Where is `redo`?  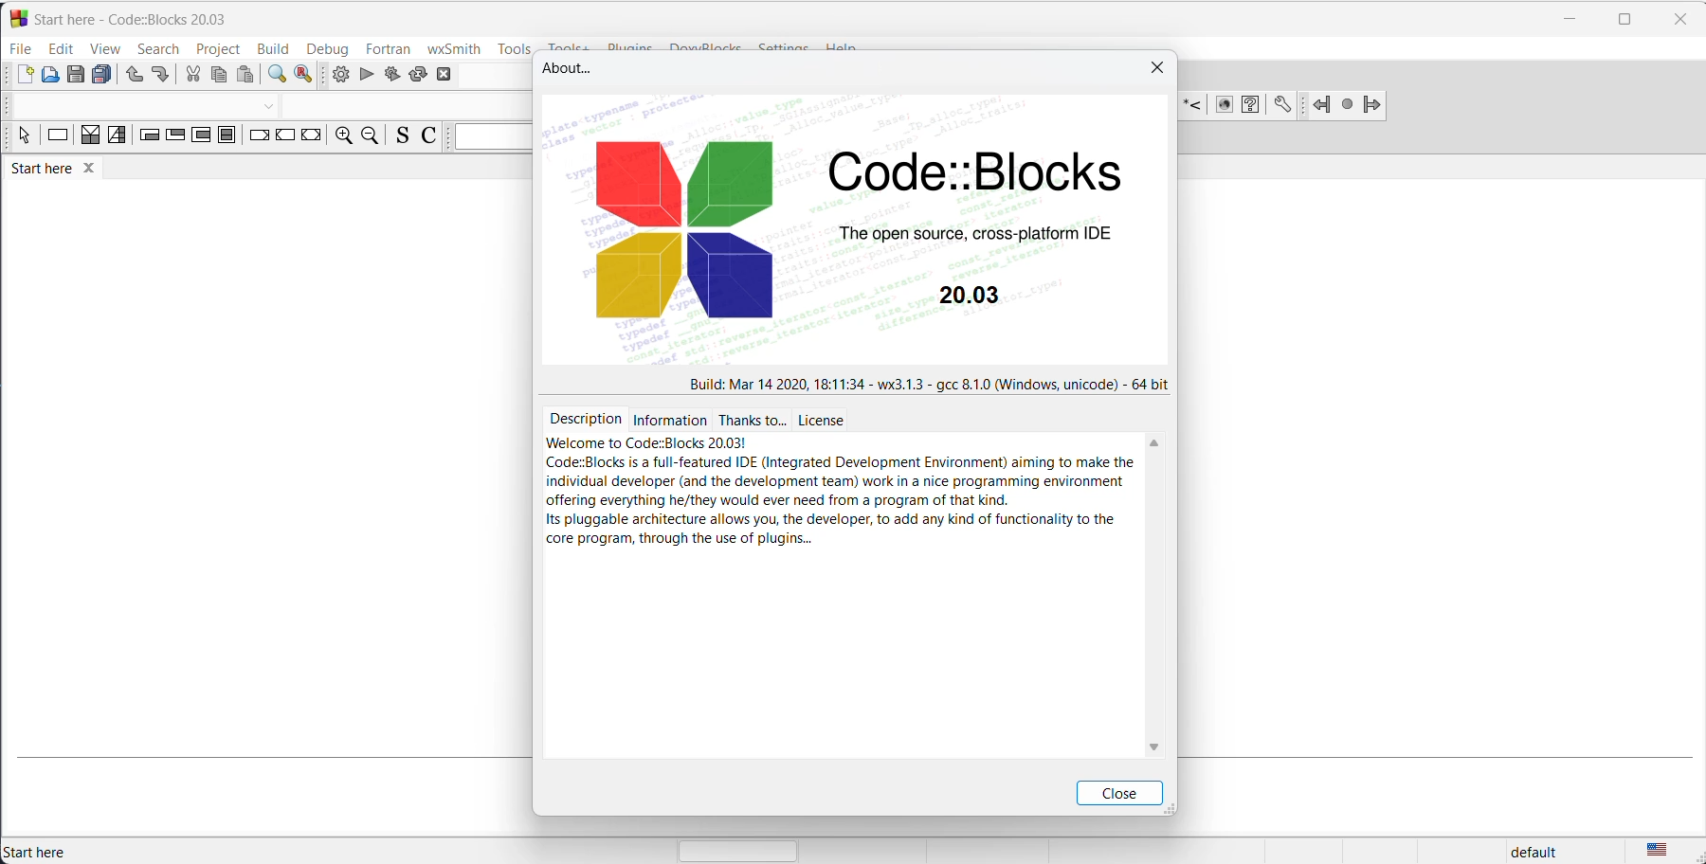
redo is located at coordinates (160, 75).